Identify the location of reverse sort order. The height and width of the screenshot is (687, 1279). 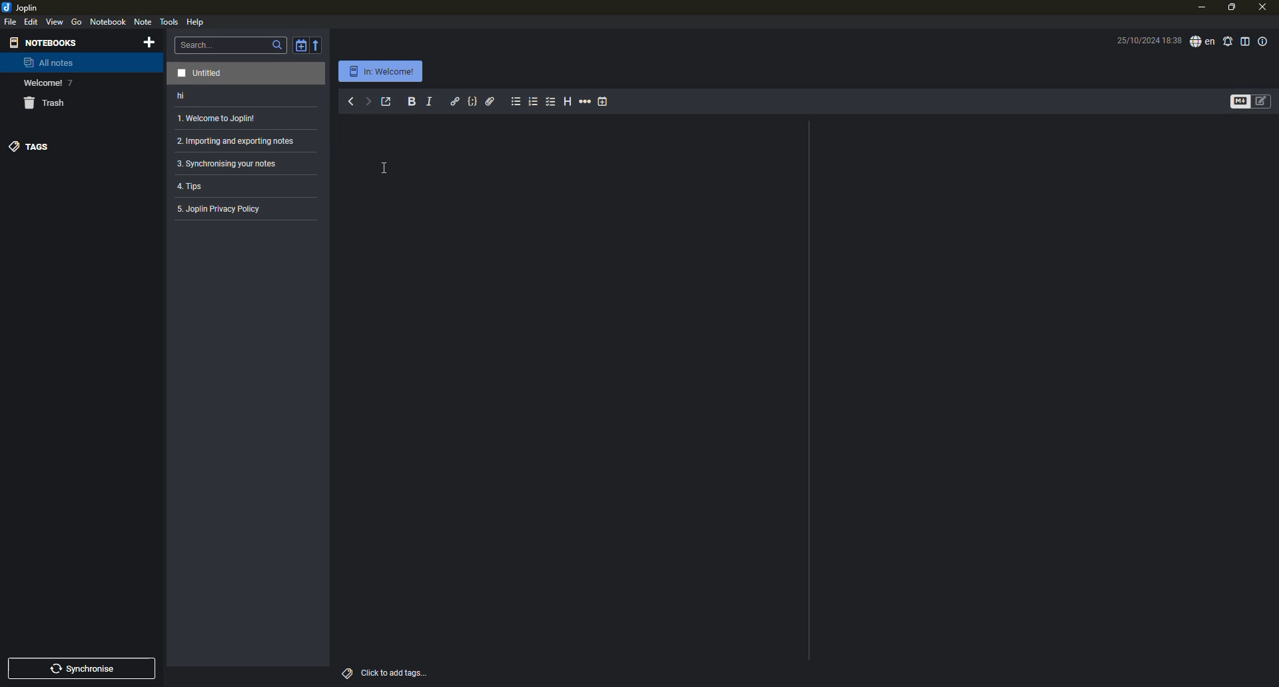
(318, 44).